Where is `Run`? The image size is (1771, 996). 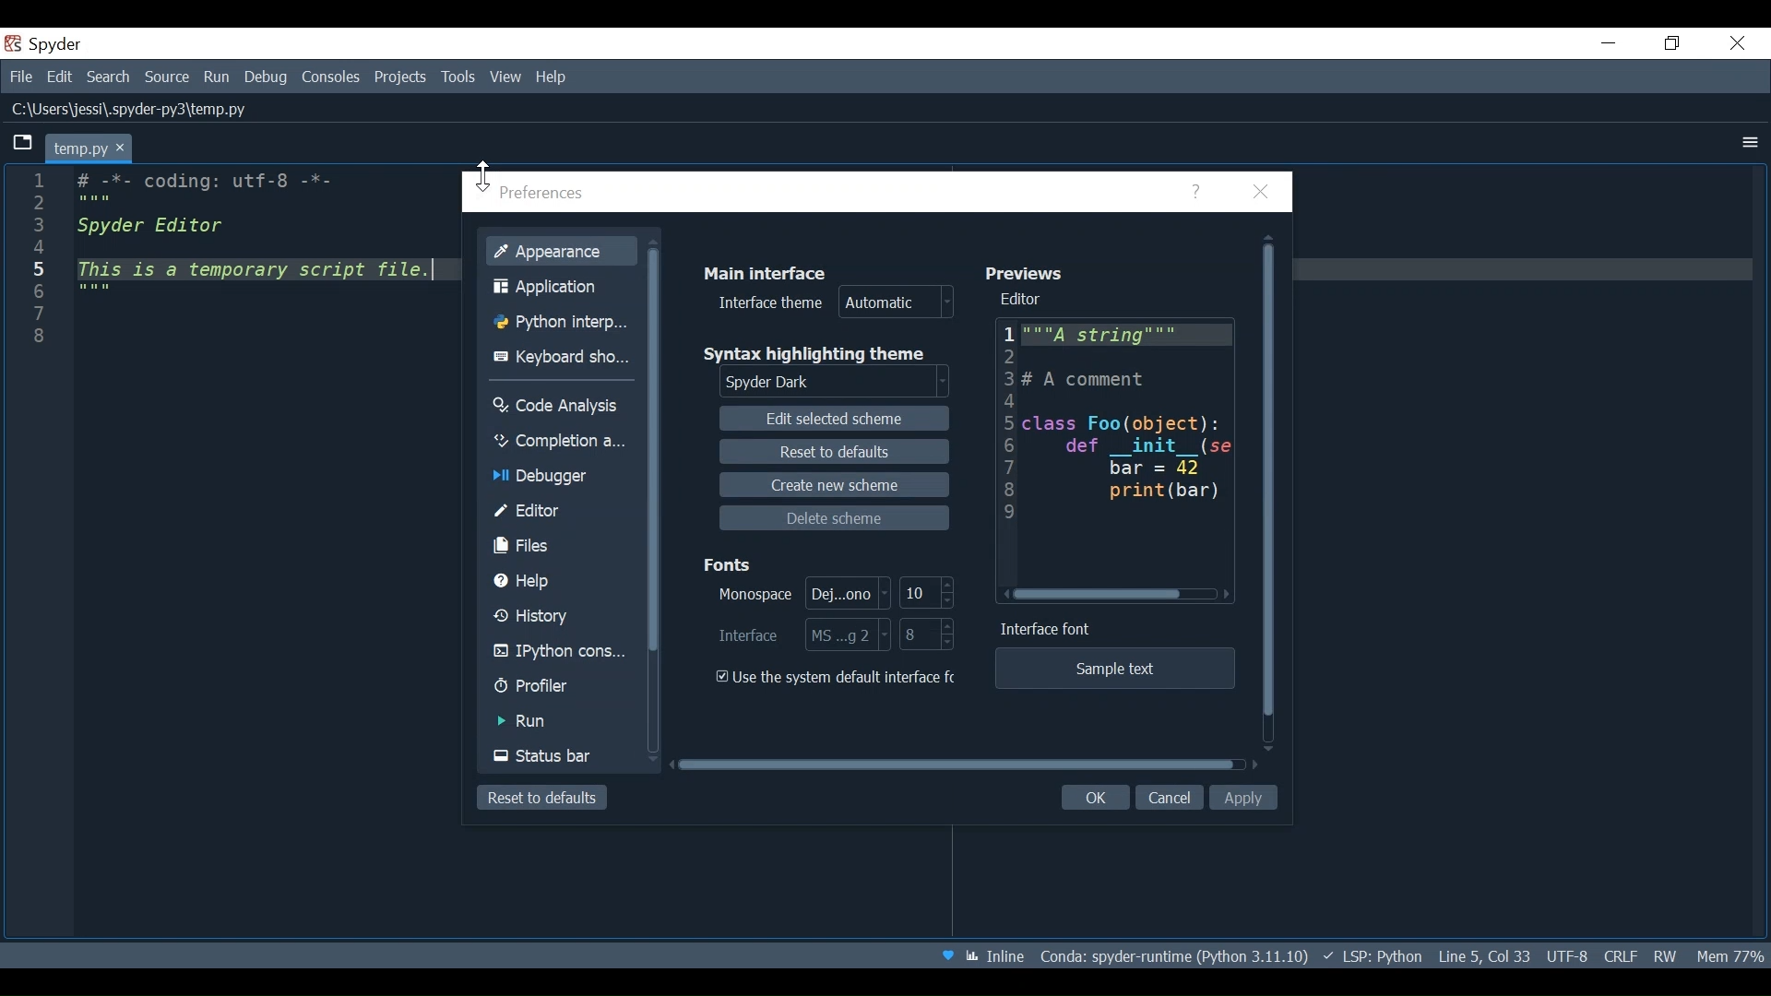
Run is located at coordinates (561, 721).